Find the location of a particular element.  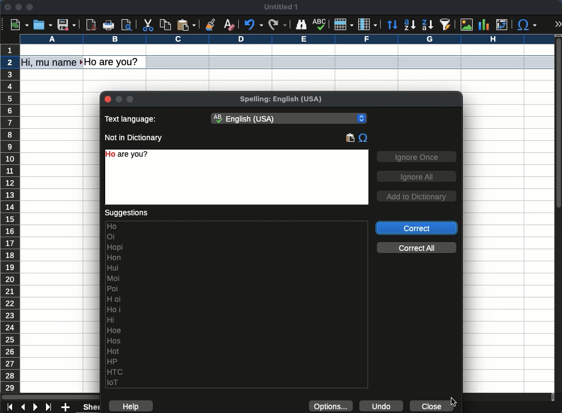

cursor is located at coordinates (454, 402).